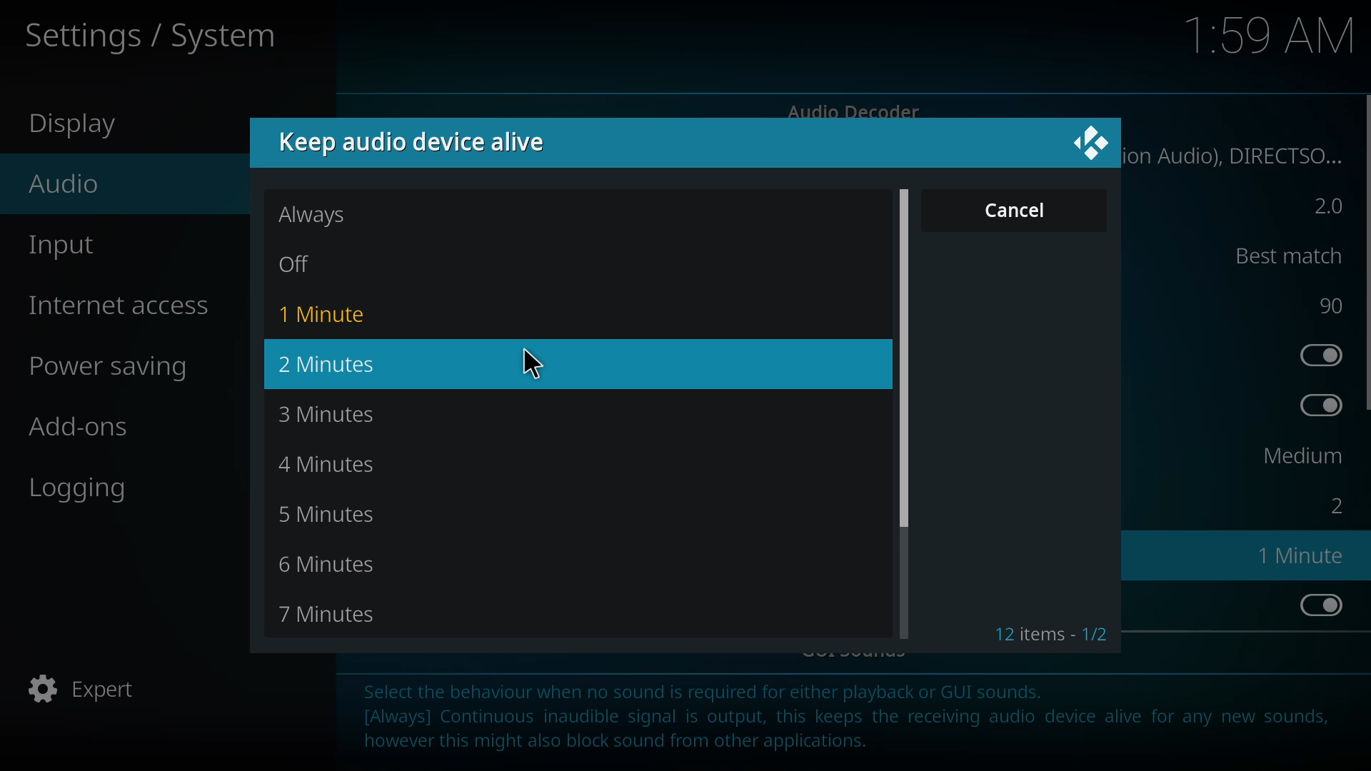 The image size is (1371, 771). What do you see at coordinates (1317, 603) in the screenshot?
I see `enabled` at bounding box center [1317, 603].